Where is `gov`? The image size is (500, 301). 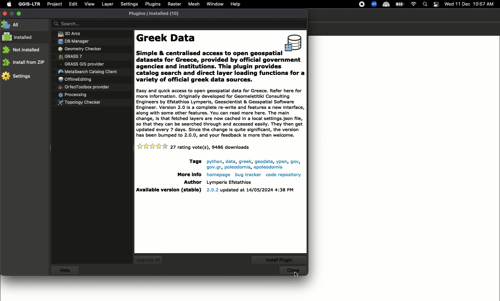
gov is located at coordinates (294, 162).